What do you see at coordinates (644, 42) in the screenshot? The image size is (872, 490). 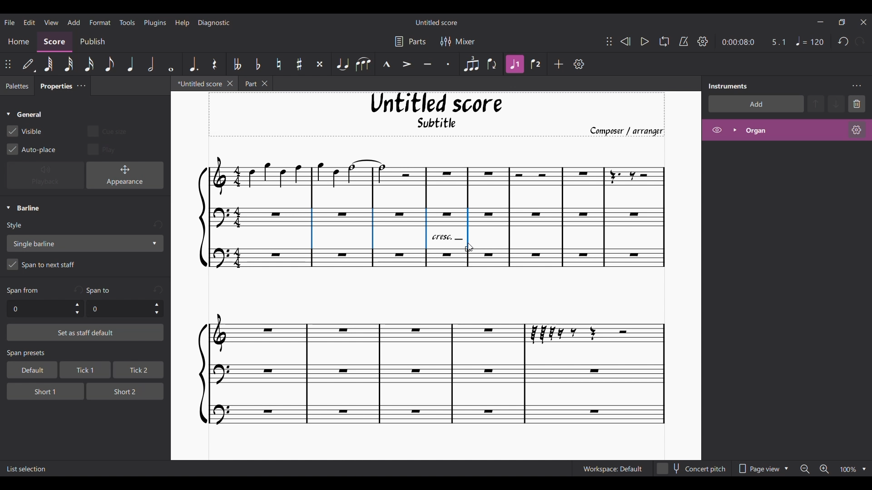 I see `Play` at bounding box center [644, 42].